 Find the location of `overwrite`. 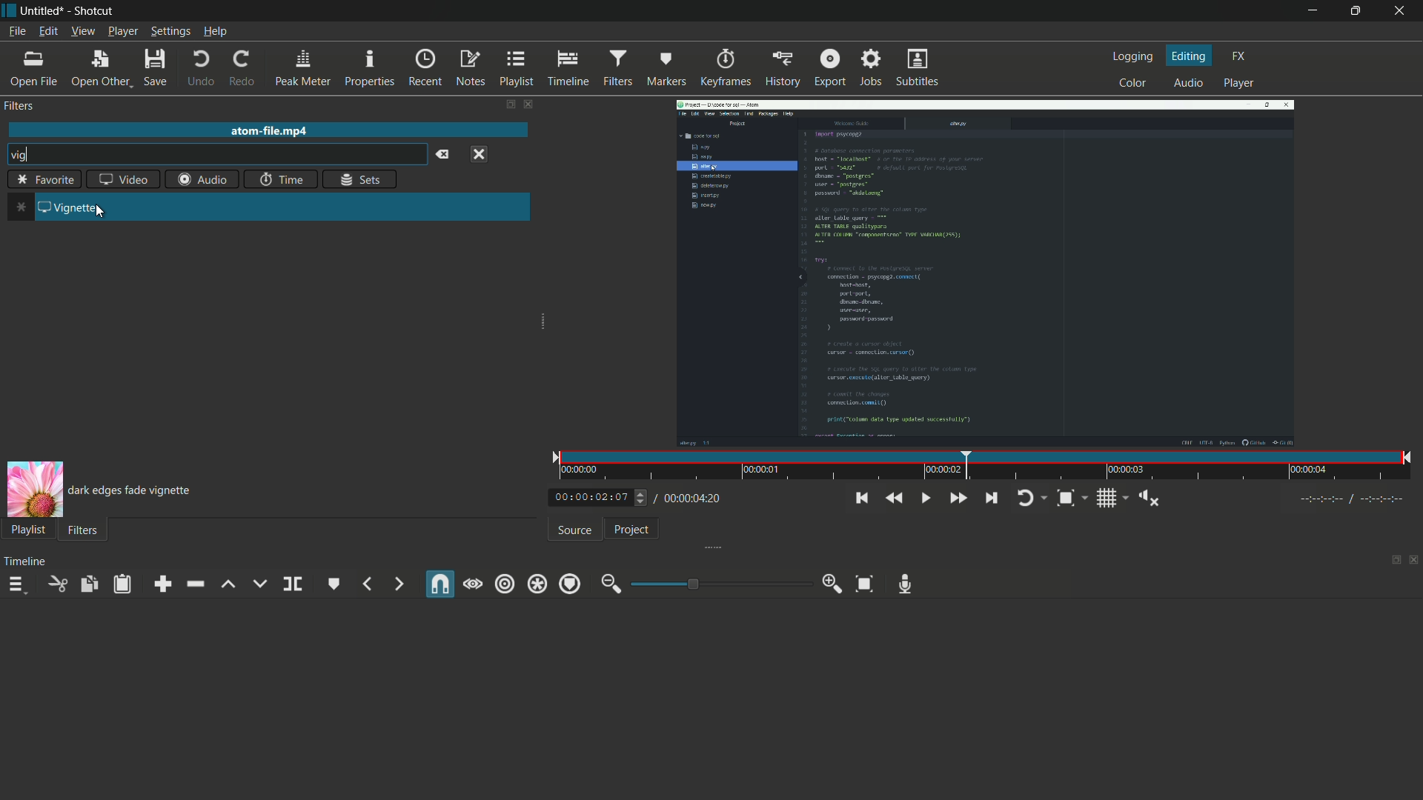

overwrite is located at coordinates (259, 583).